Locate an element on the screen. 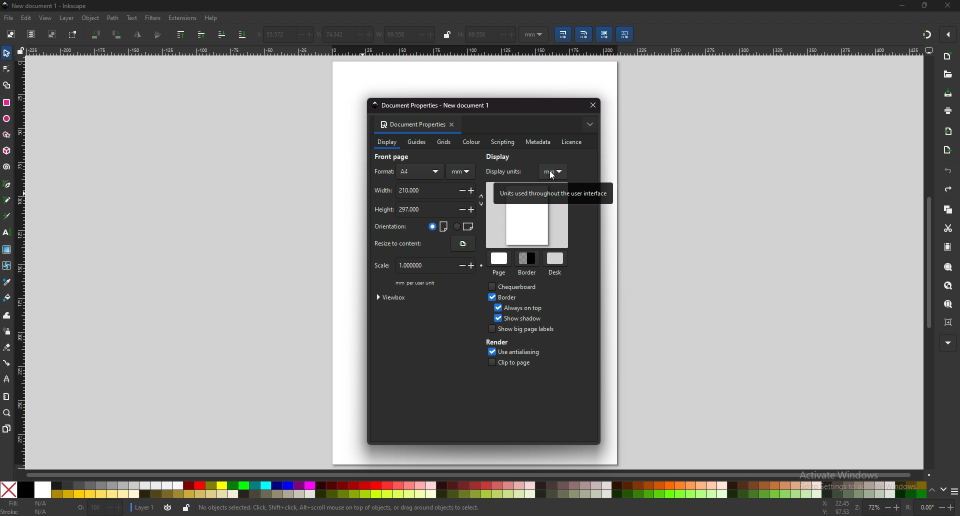  display is located at coordinates (501, 156).